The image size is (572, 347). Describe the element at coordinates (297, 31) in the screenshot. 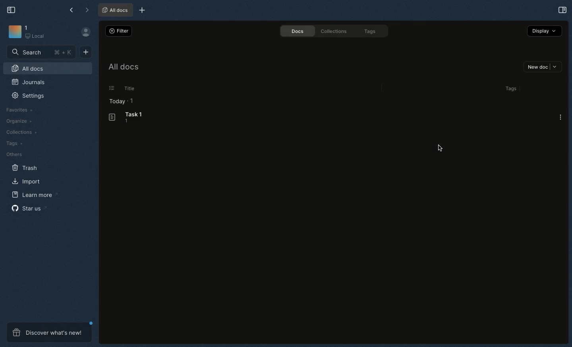

I see `Docs` at that location.